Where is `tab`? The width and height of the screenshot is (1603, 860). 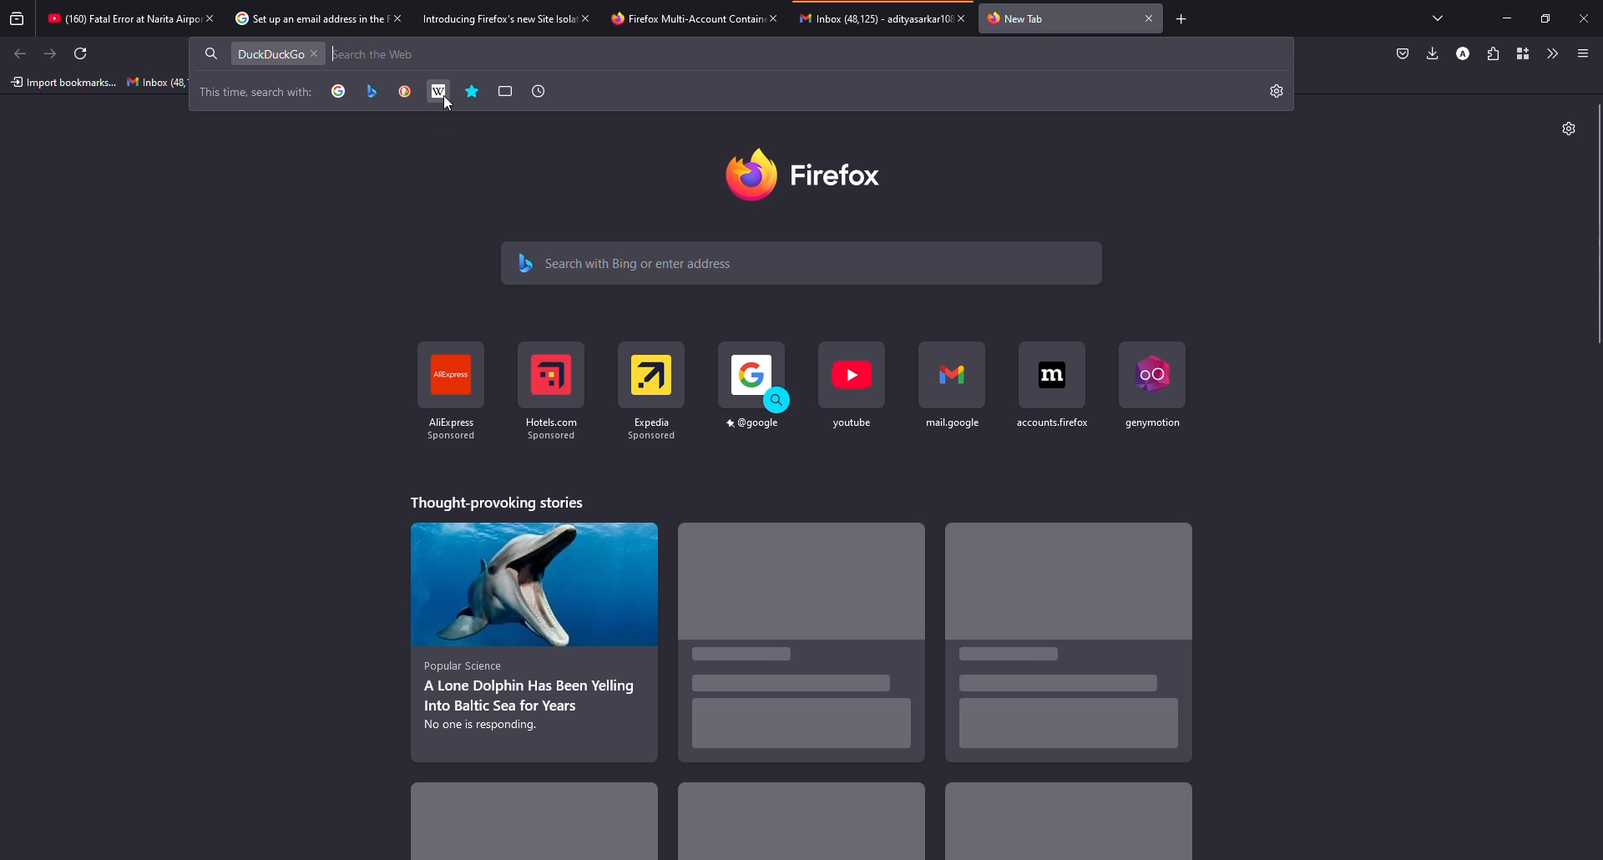 tab is located at coordinates (115, 16).